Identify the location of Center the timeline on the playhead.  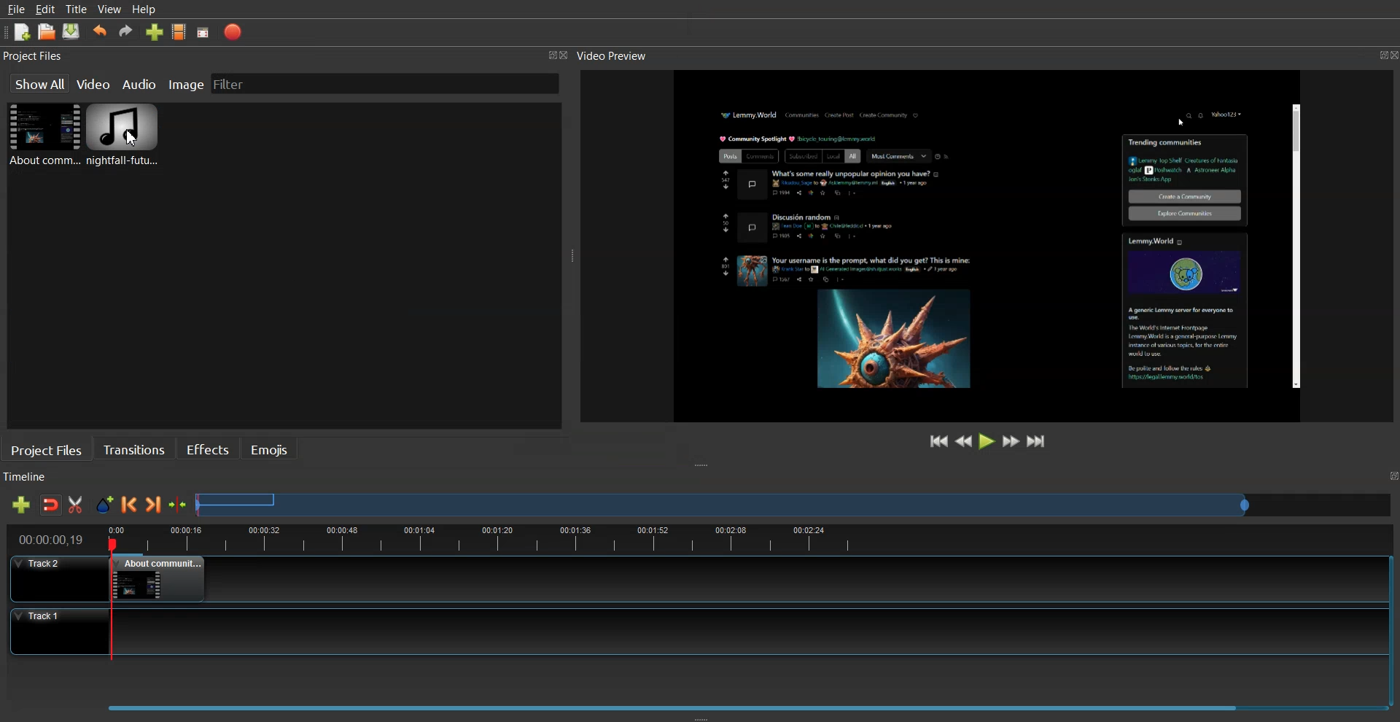
(179, 505).